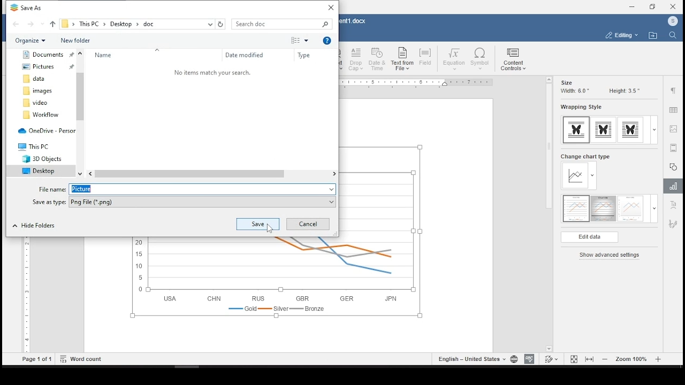 The height and width of the screenshot is (385, 685). I want to click on No items match your search, so click(212, 73).